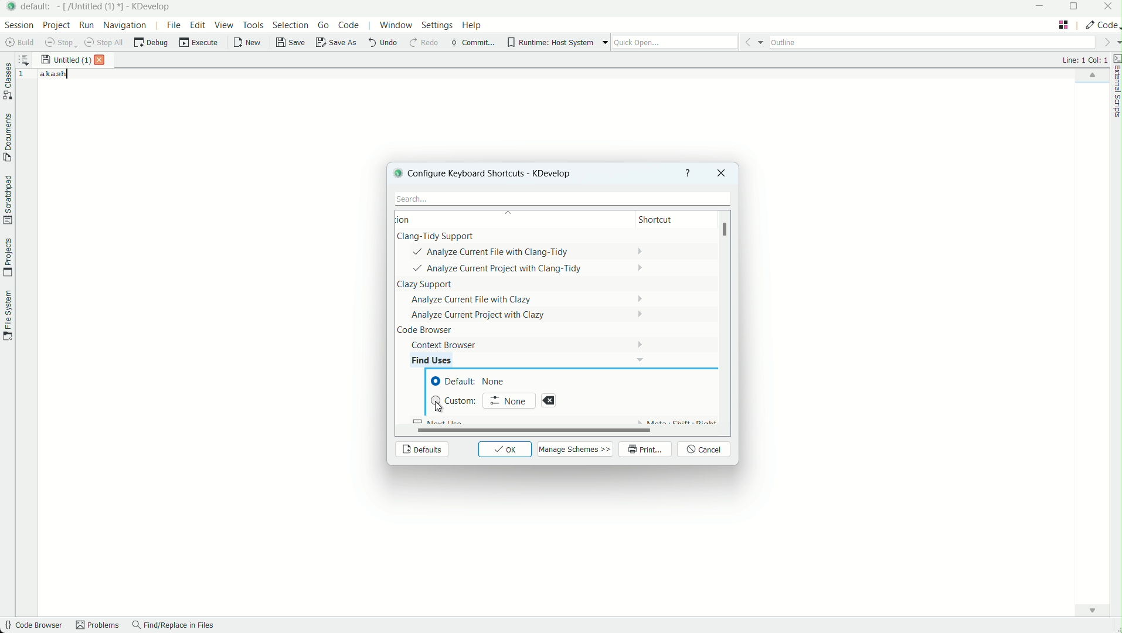 This screenshot has width=1122, height=633. What do you see at coordinates (24, 57) in the screenshot?
I see `sort the opened documents` at bounding box center [24, 57].